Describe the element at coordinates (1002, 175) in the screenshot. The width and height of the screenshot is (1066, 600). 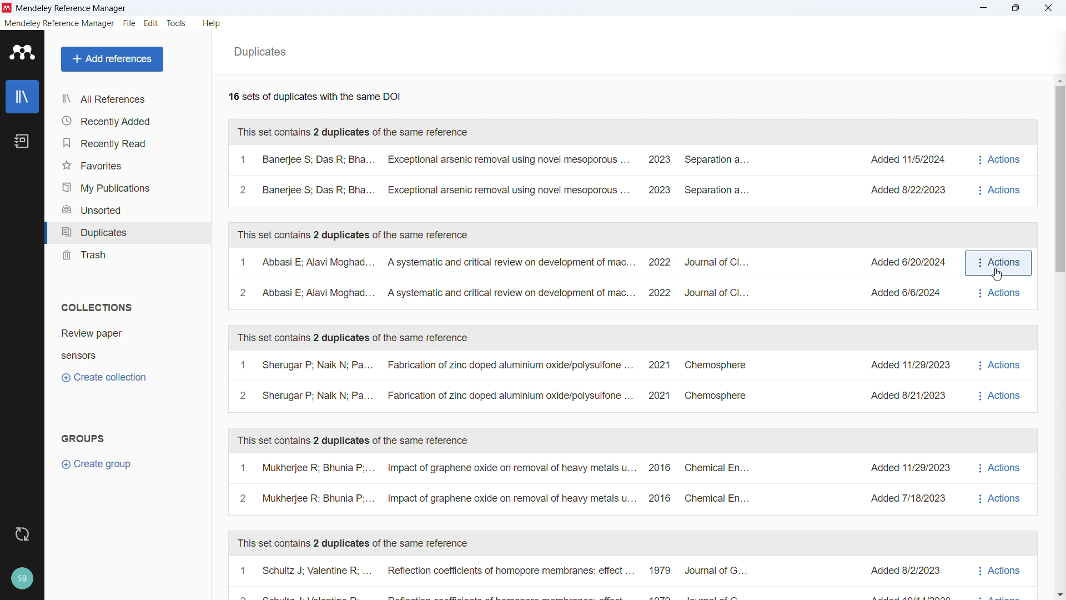
I see `Actions ` at that location.